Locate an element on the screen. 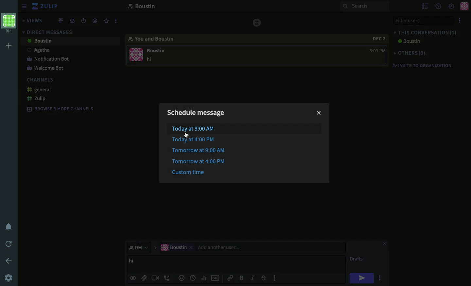 This screenshot has height=286, width=471. browse 3 more channels is located at coordinates (61, 109).